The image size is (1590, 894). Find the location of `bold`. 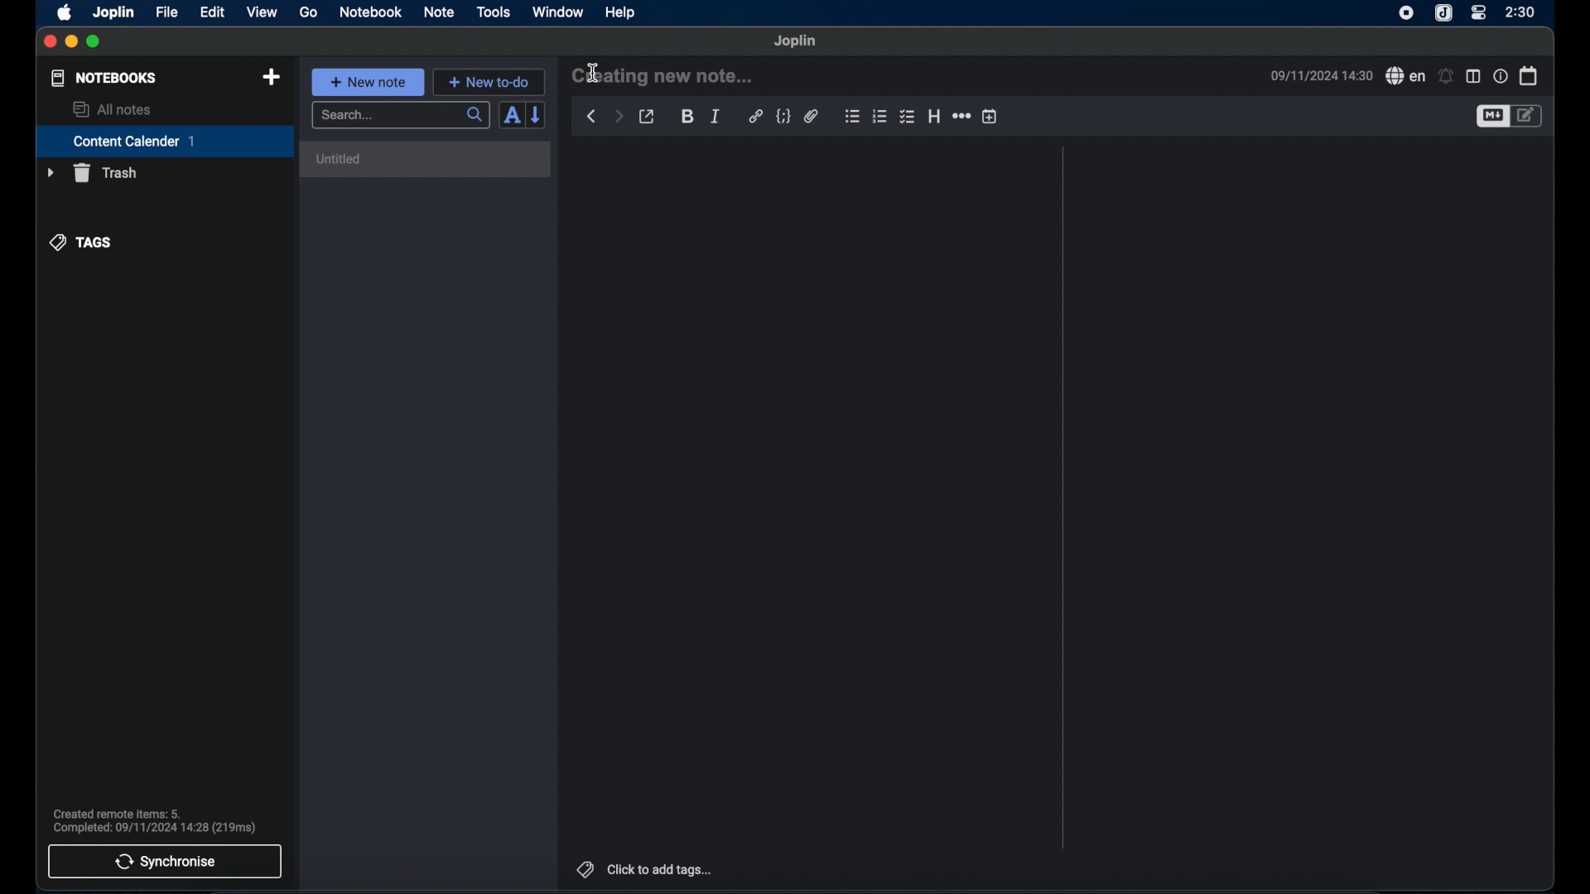

bold is located at coordinates (686, 115).